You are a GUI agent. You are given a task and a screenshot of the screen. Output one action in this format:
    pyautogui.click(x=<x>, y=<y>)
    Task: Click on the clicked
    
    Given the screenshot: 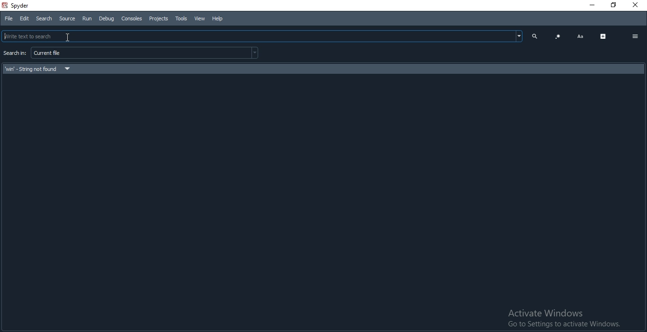 What is the action you would take?
    pyautogui.click(x=262, y=36)
    